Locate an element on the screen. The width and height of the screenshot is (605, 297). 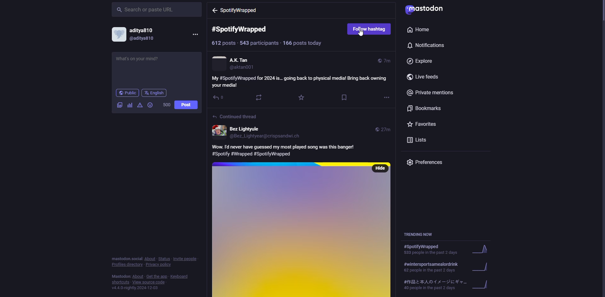
post is located at coordinates (301, 81).